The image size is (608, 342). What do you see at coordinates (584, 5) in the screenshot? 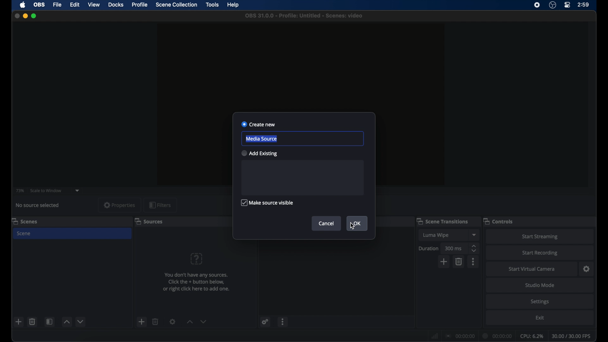
I see `time` at bounding box center [584, 5].